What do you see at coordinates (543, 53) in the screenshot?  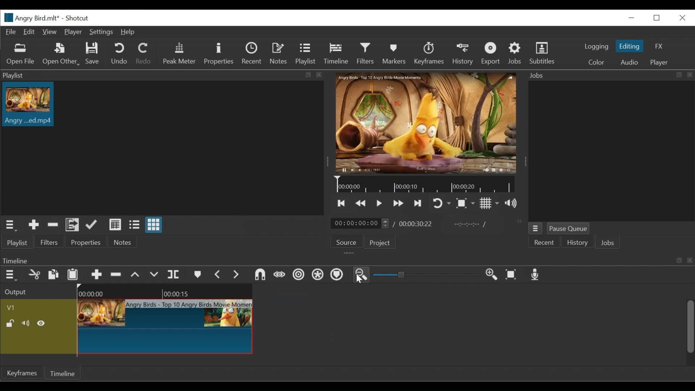 I see `Subtitles` at bounding box center [543, 53].